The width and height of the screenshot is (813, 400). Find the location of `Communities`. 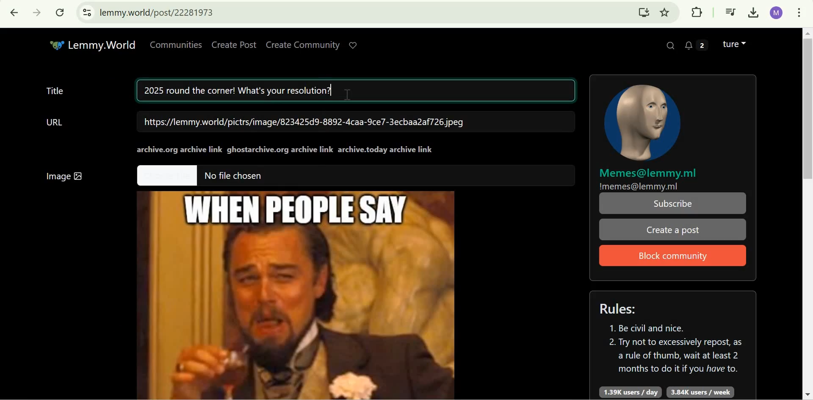

Communities is located at coordinates (176, 45).